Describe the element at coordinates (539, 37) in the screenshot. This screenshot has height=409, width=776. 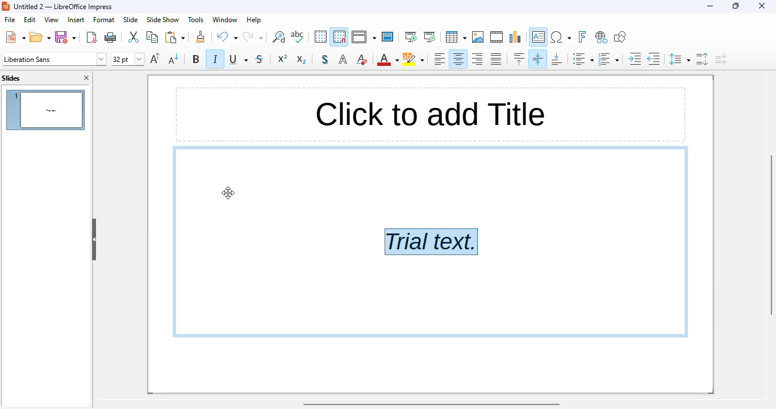
I see `insert text box` at that location.